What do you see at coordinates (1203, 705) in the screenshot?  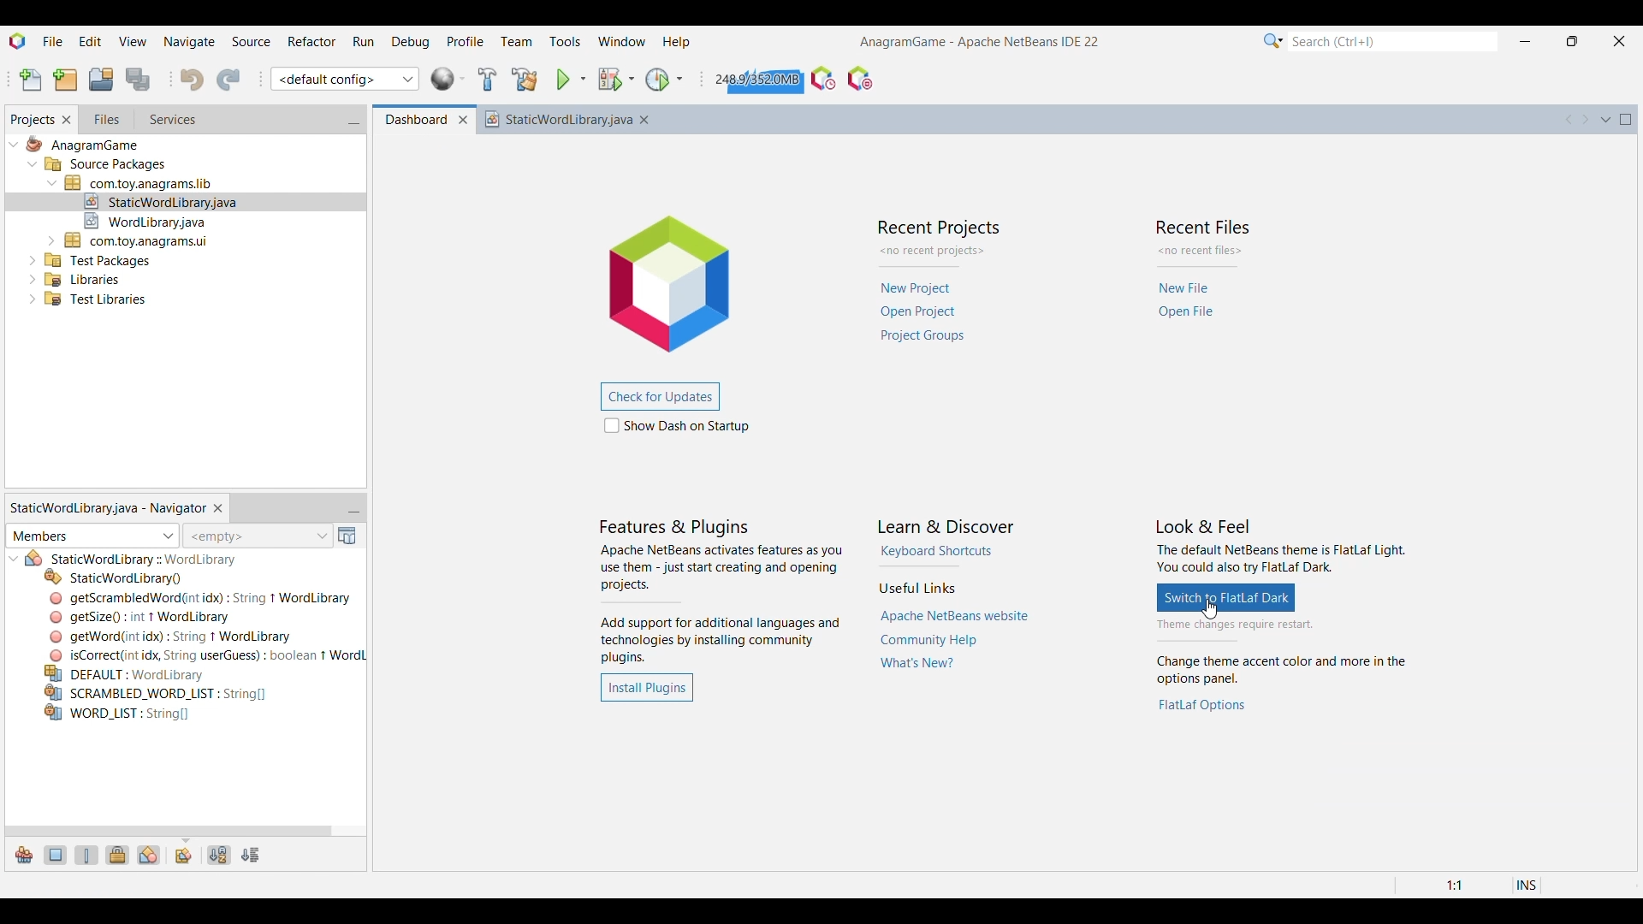 I see `FlatLaf options` at bounding box center [1203, 705].